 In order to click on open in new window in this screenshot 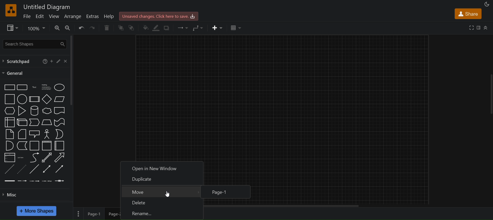, I will do `click(161, 167)`.